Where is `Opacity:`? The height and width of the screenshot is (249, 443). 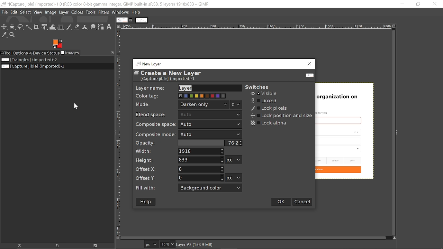 Opacity: is located at coordinates (147, 143).